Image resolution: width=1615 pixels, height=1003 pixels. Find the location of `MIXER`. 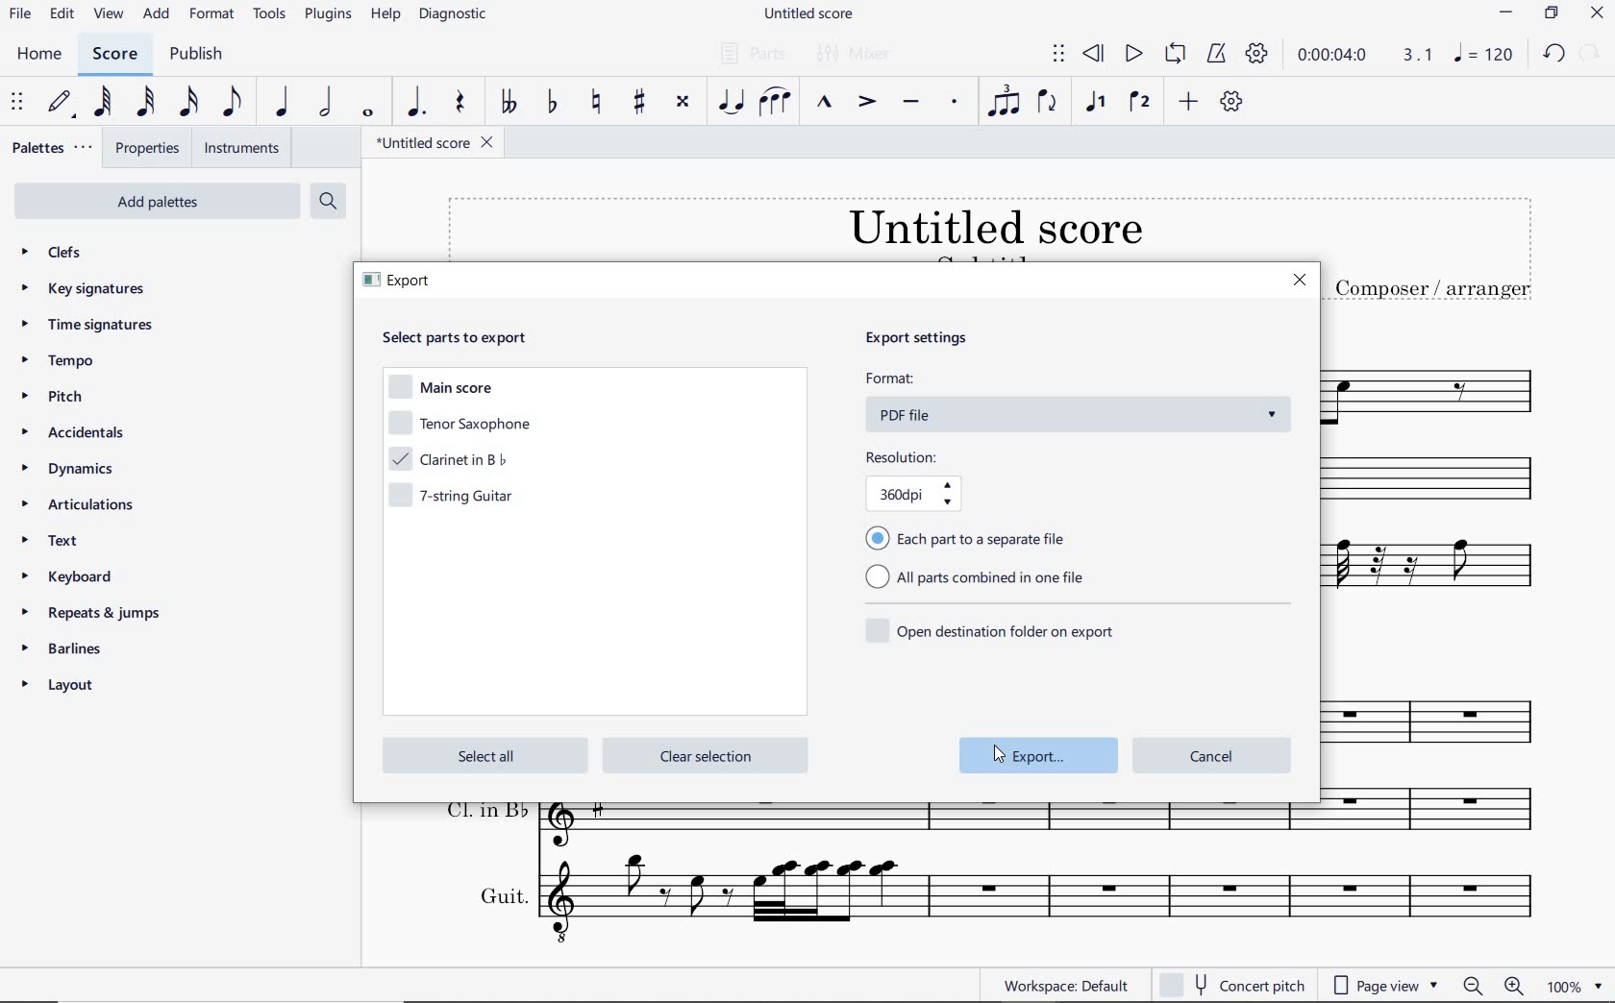

MIXER is located at coordinates (861, 55).